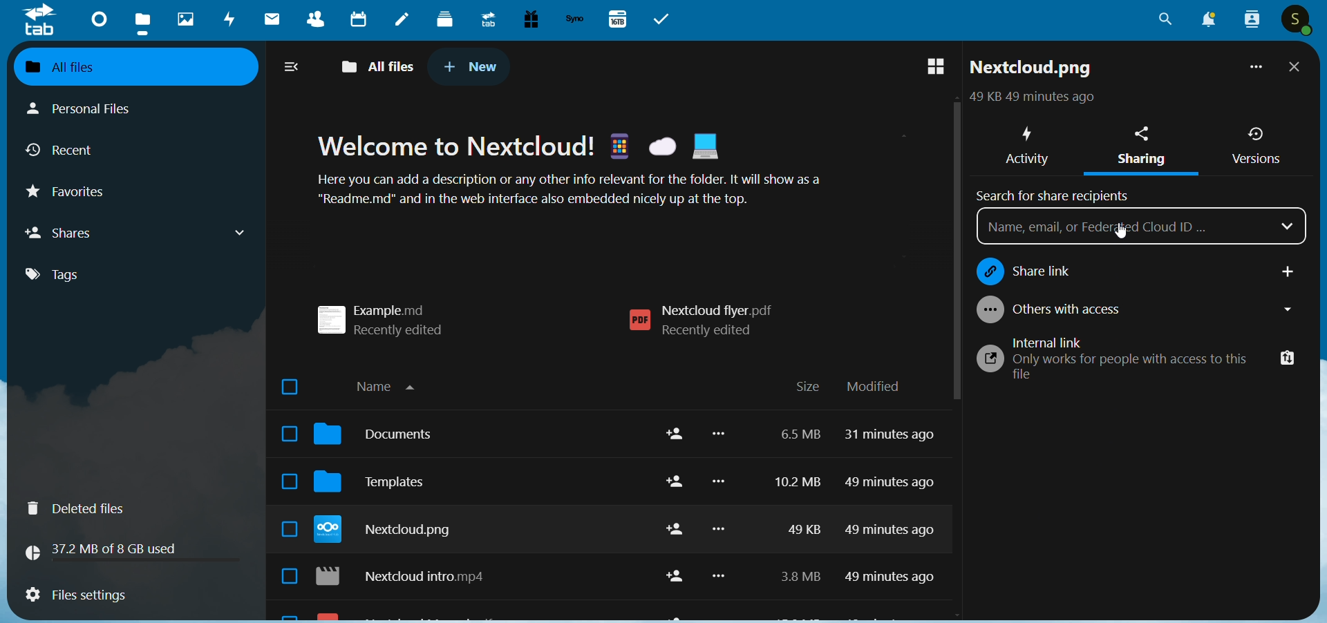 This screenshot has height=623, width=1327. I want to click on copy internal link, so click(1283, 358).